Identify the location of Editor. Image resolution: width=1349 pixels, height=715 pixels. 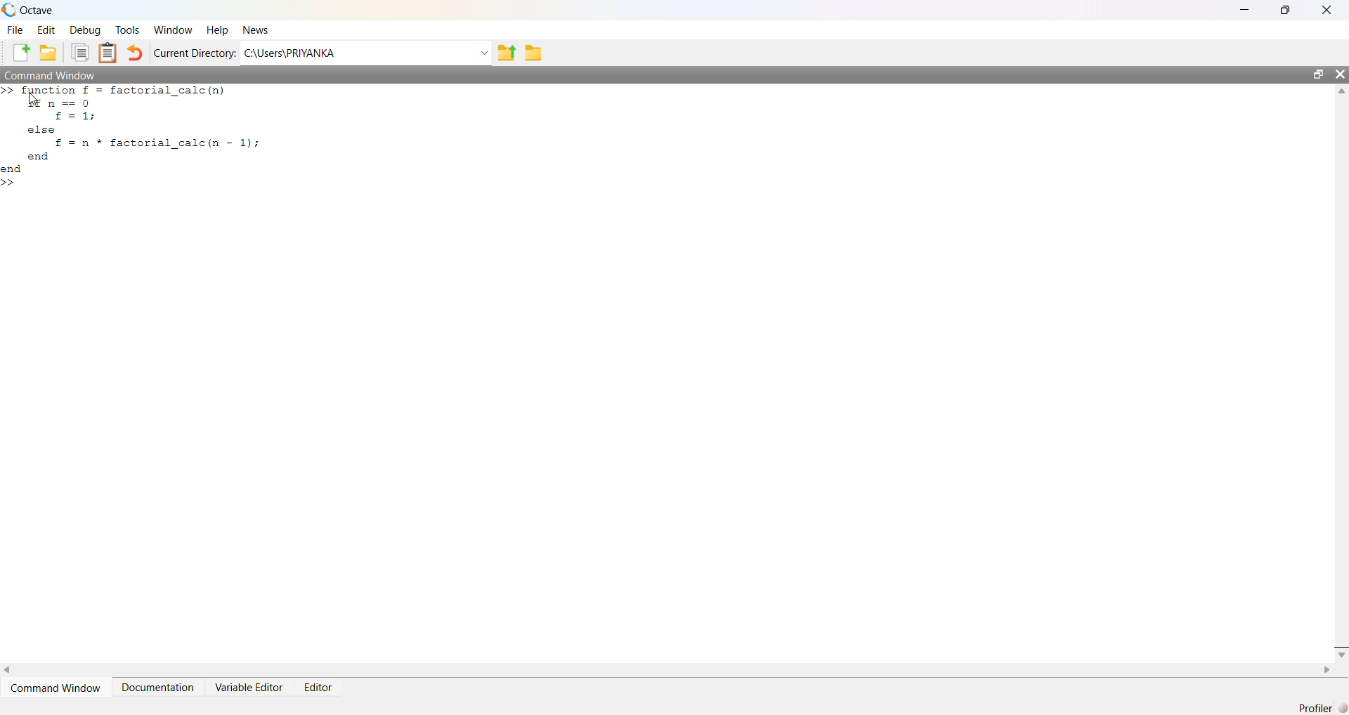
(320, 689).